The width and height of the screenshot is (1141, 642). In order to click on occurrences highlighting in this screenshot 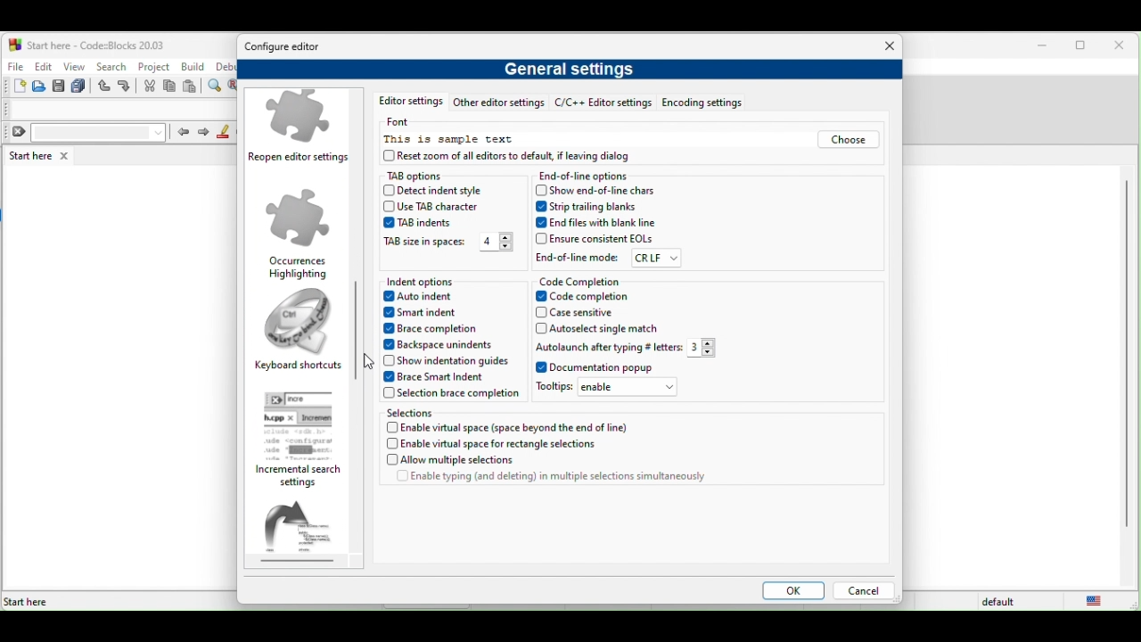, I will do `click(299, 233)`.